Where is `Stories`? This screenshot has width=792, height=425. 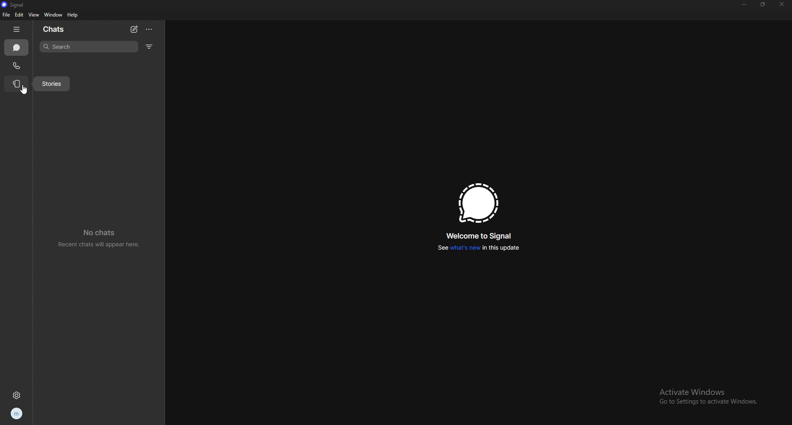
Stories is located at coordinates (53, 84).